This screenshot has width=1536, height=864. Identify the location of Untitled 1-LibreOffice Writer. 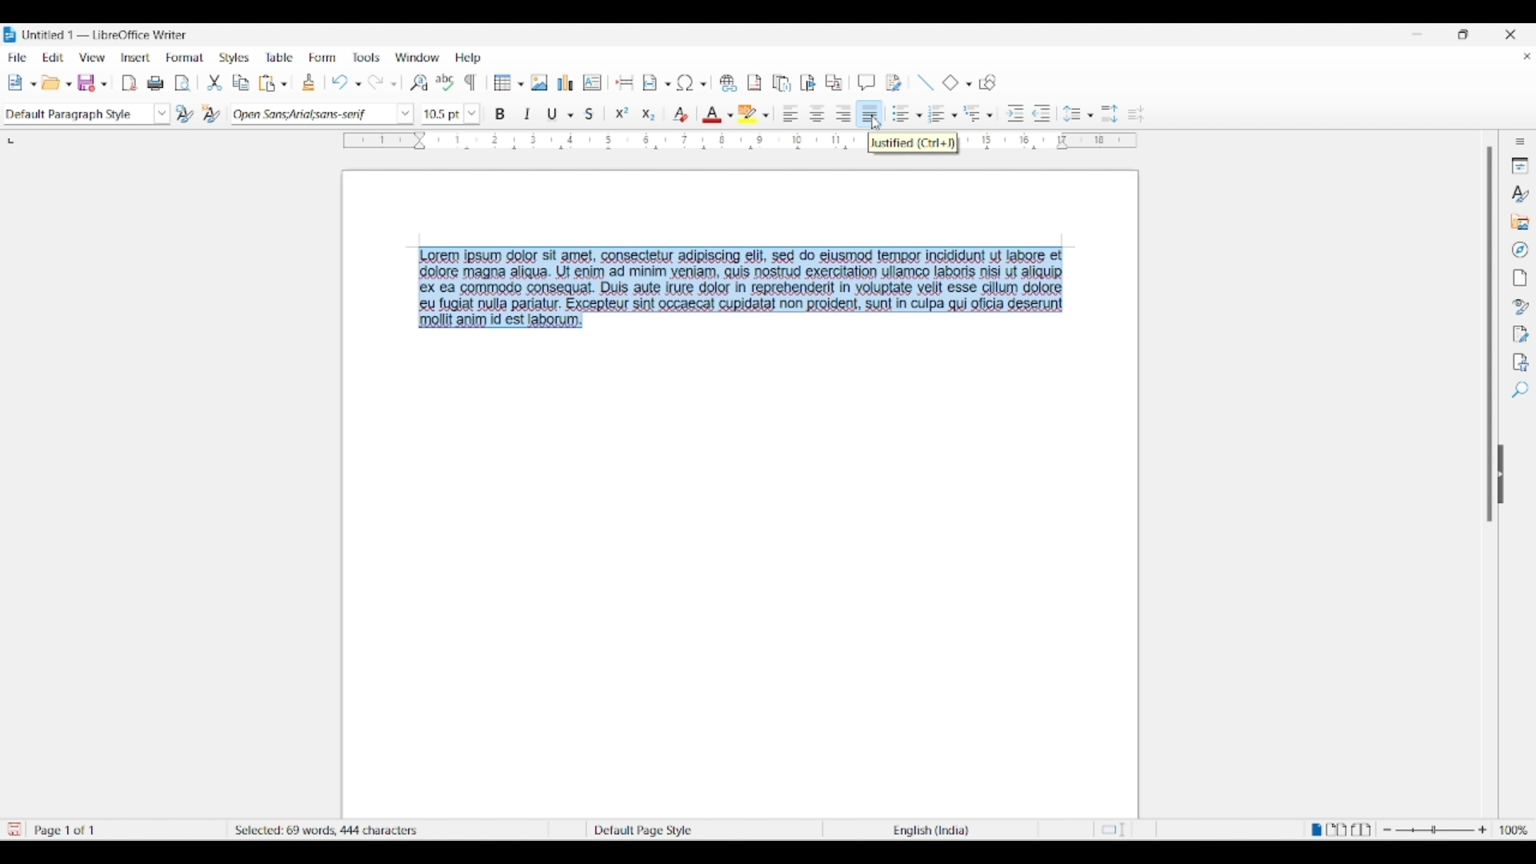
(107, 34).